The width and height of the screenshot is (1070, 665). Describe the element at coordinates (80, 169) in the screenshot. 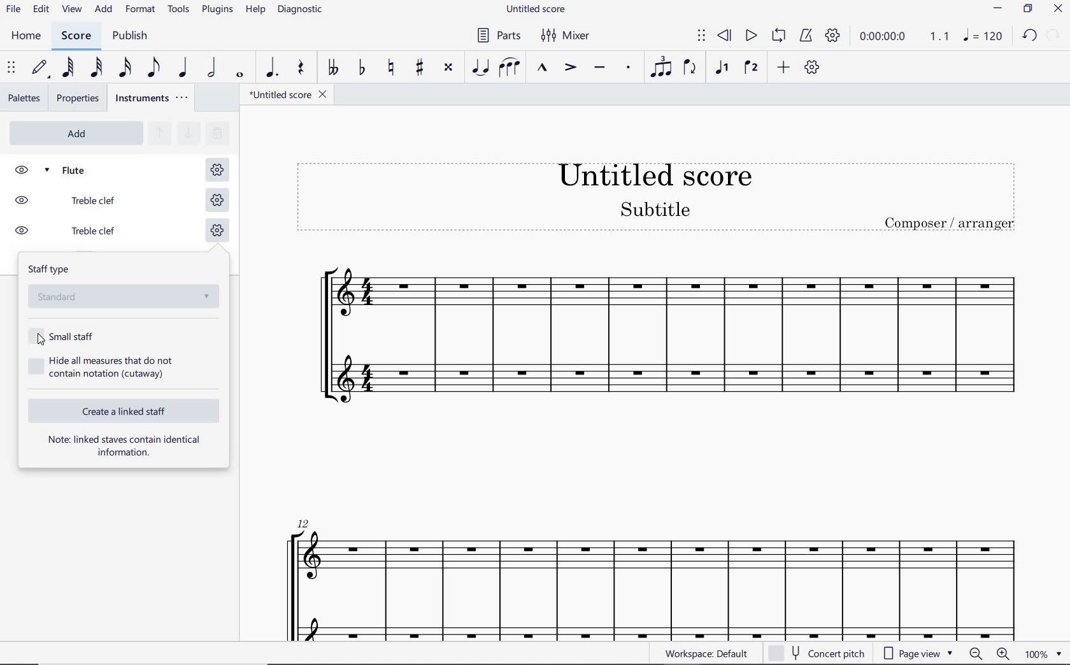

I see `FLUTE` at that location.